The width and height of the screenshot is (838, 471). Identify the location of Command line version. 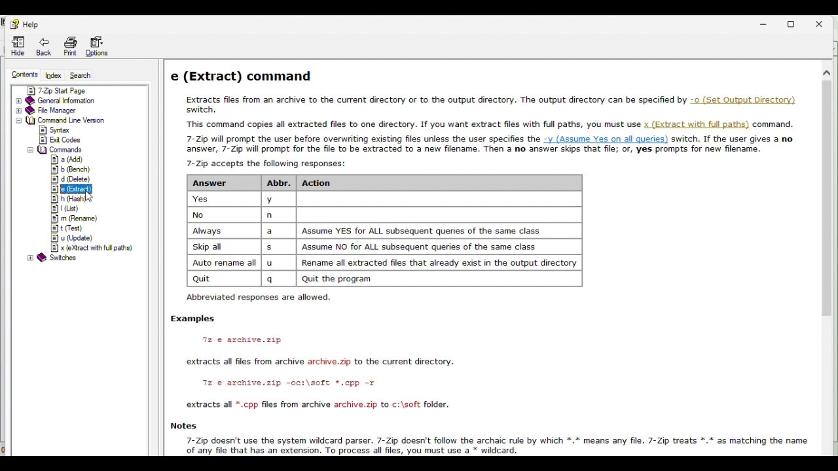
(75, 120).